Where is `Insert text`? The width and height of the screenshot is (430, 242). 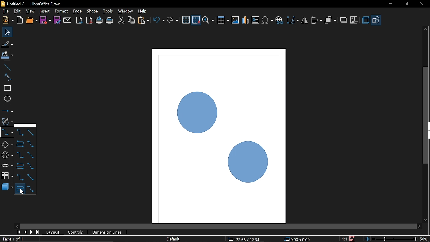
Insert text is located at coordinates (256, 21).